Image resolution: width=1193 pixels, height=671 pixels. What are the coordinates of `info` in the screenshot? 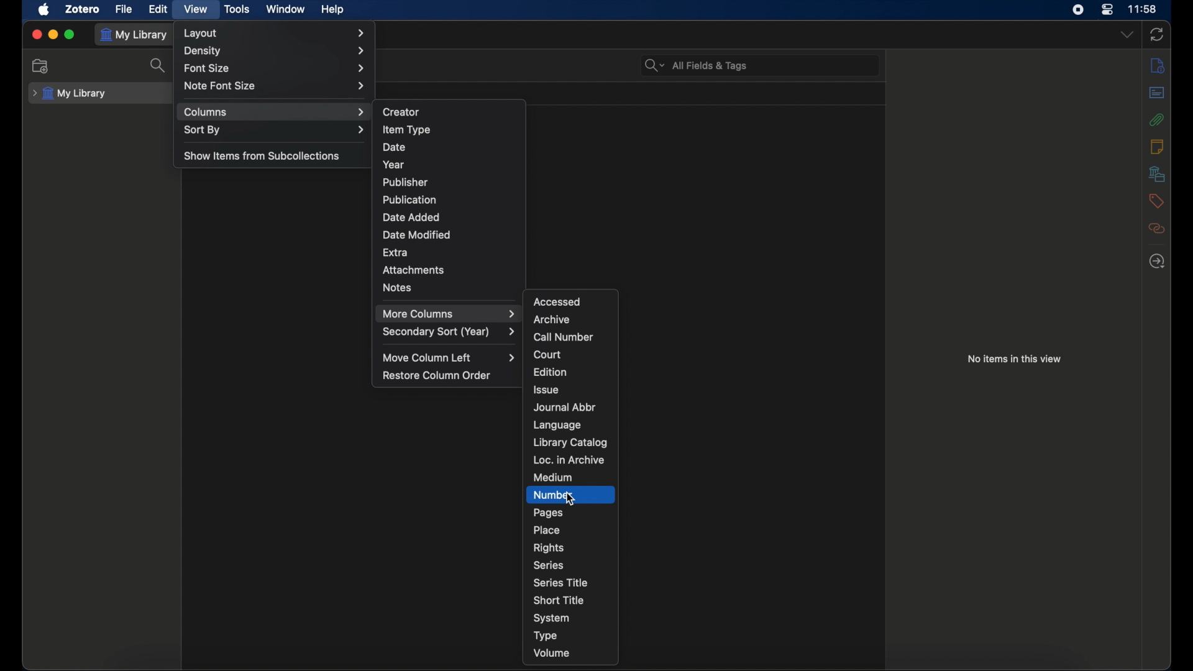 It's located at (1157, 66).